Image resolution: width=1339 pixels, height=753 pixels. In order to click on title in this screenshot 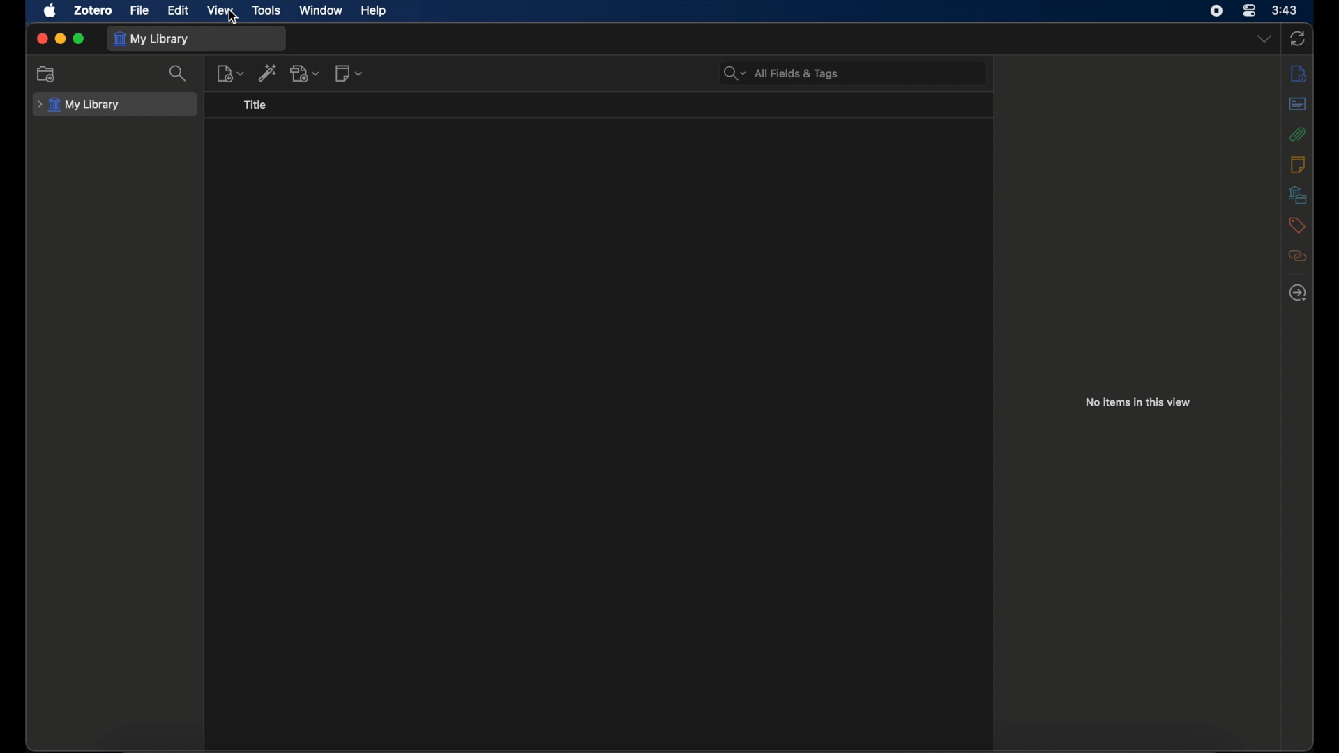, I will do `click(258, 105)`.